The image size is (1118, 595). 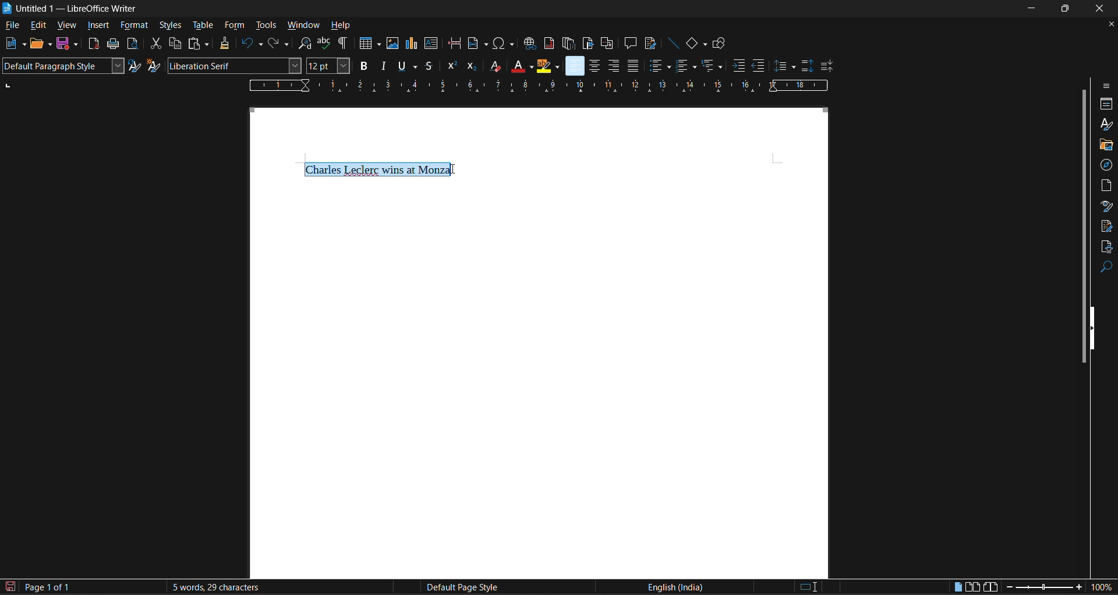 What do you see at coordinates (1107, 86) in the screenshot?
I see `sidebar settings` at bounding box center [1107, 86].